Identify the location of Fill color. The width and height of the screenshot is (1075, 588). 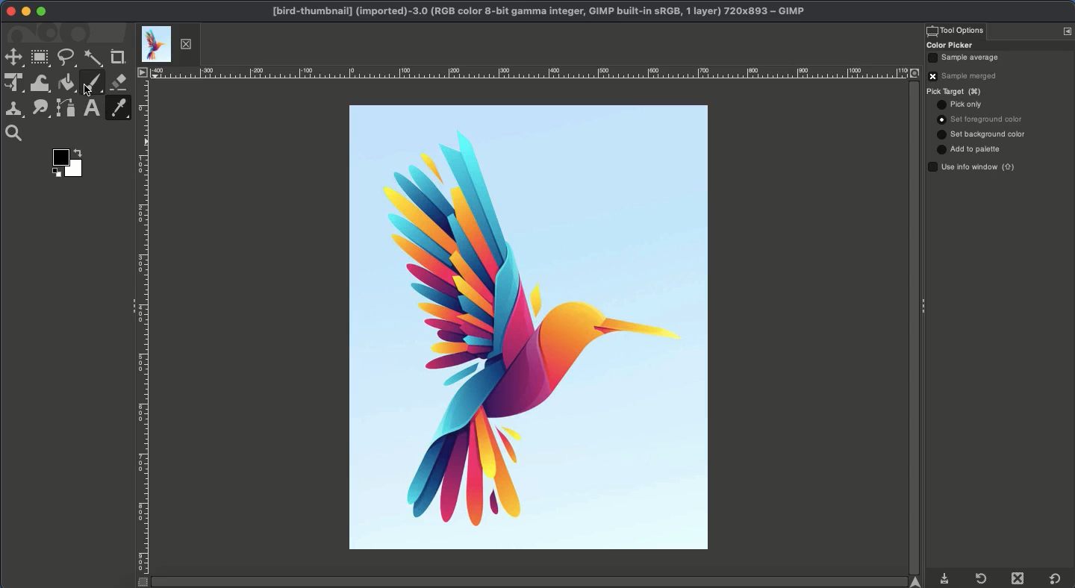
(66, 83).